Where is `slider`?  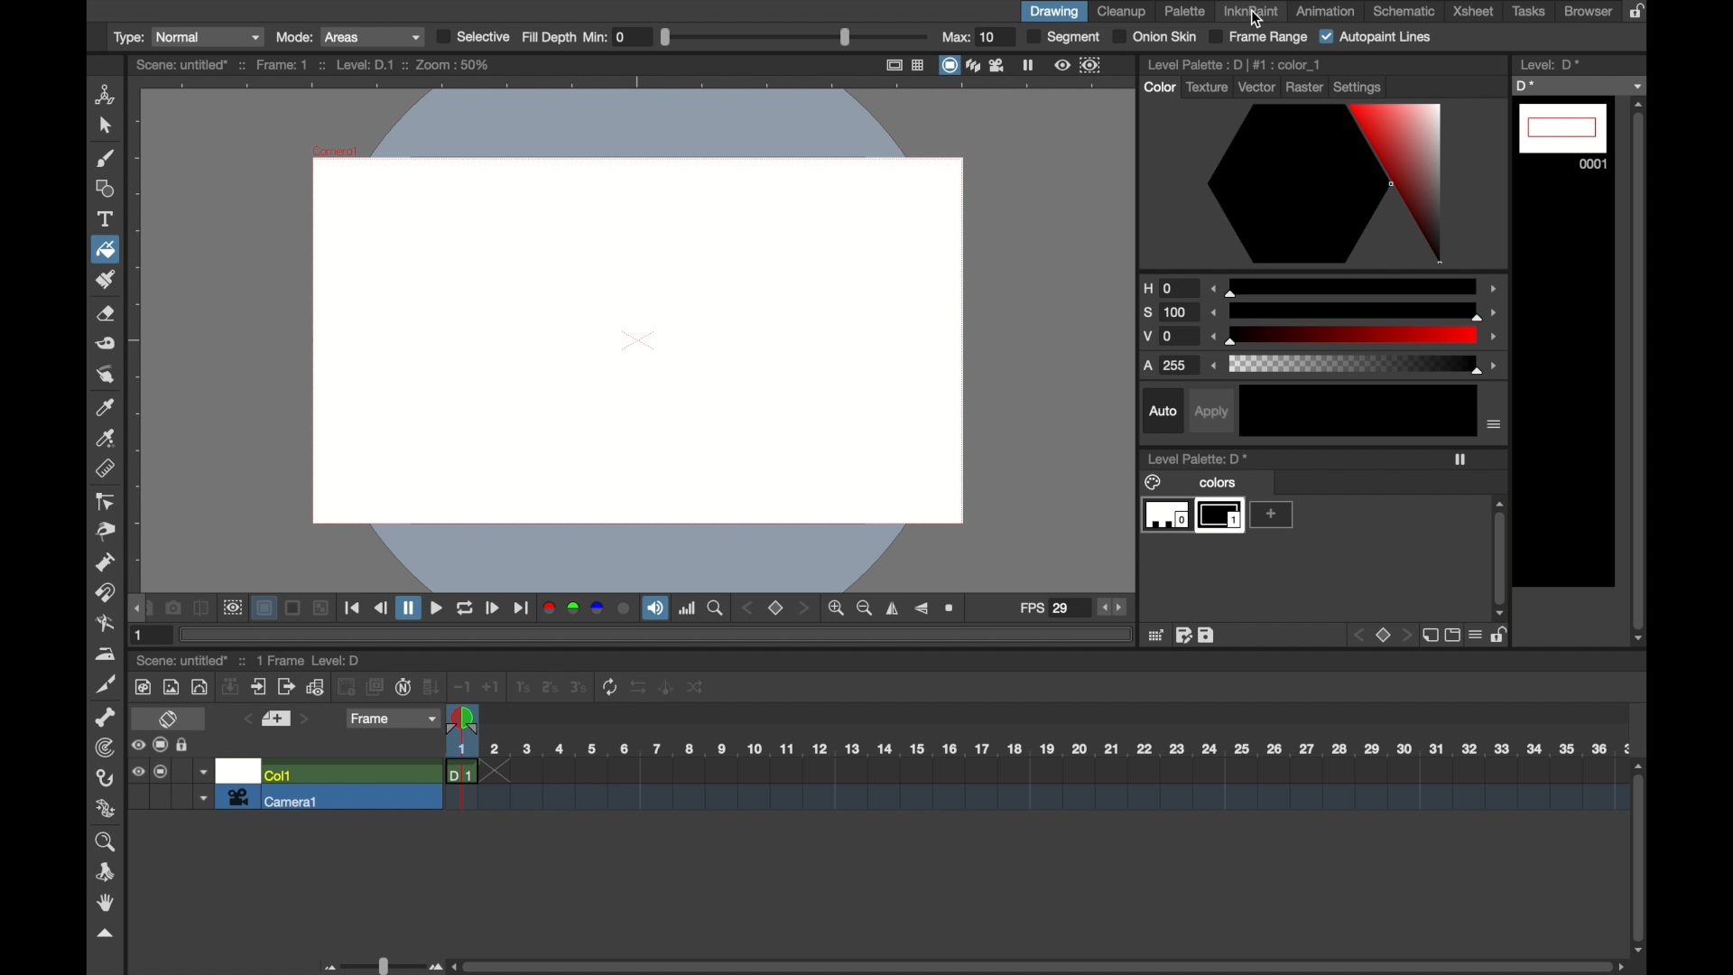 slider is located at coordinates (794, 36).